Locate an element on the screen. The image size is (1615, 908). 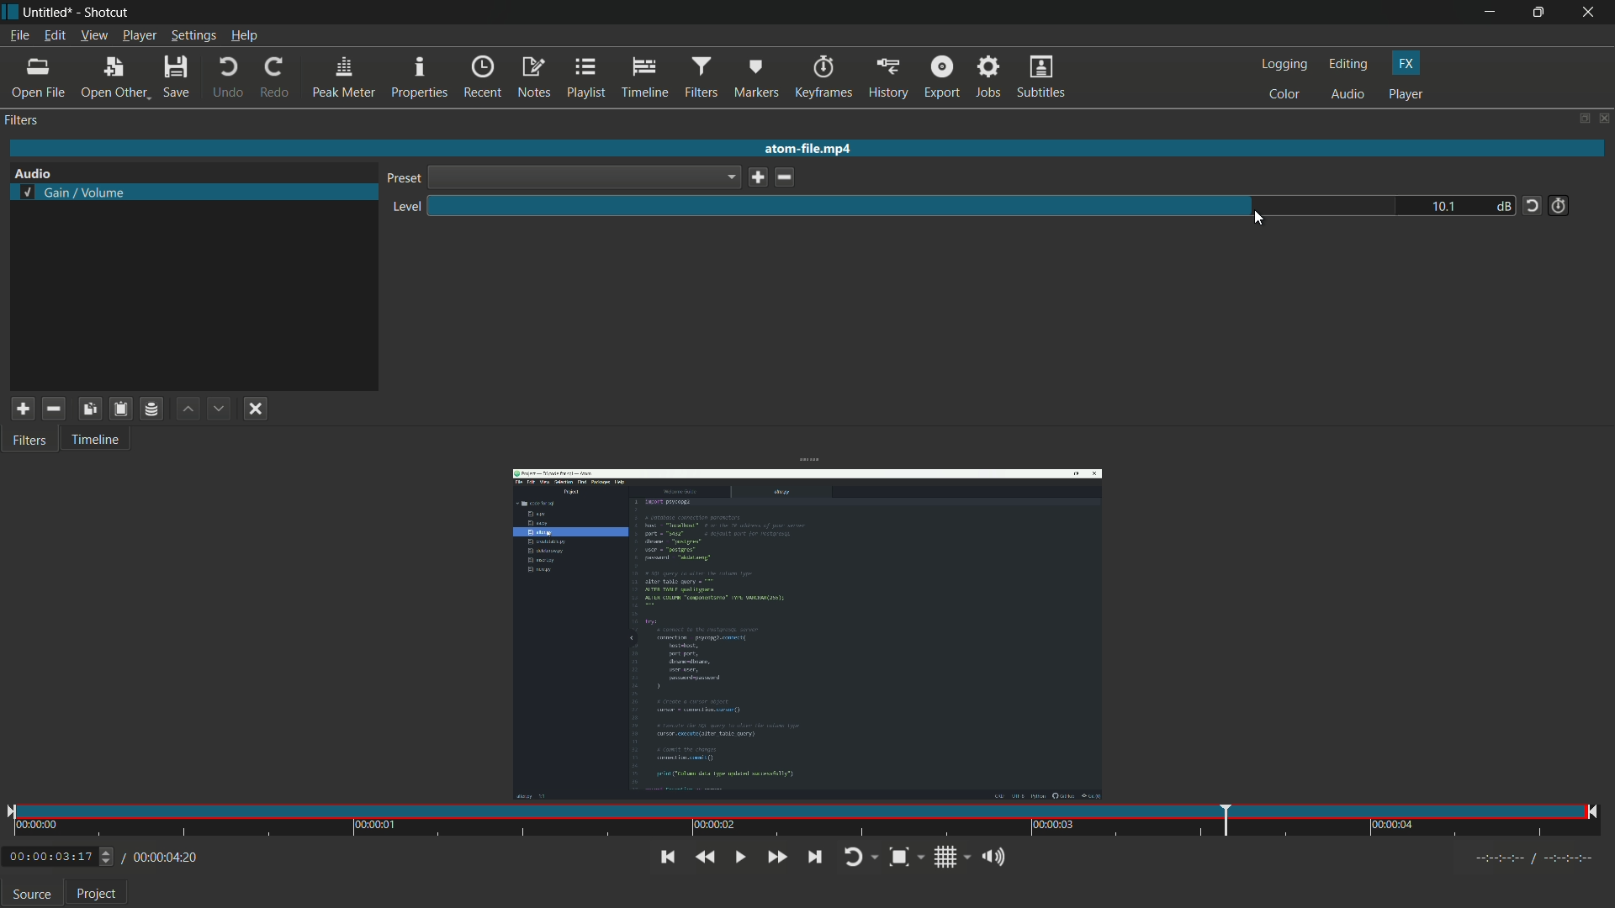
jobs is located at coordinates (990, 78).